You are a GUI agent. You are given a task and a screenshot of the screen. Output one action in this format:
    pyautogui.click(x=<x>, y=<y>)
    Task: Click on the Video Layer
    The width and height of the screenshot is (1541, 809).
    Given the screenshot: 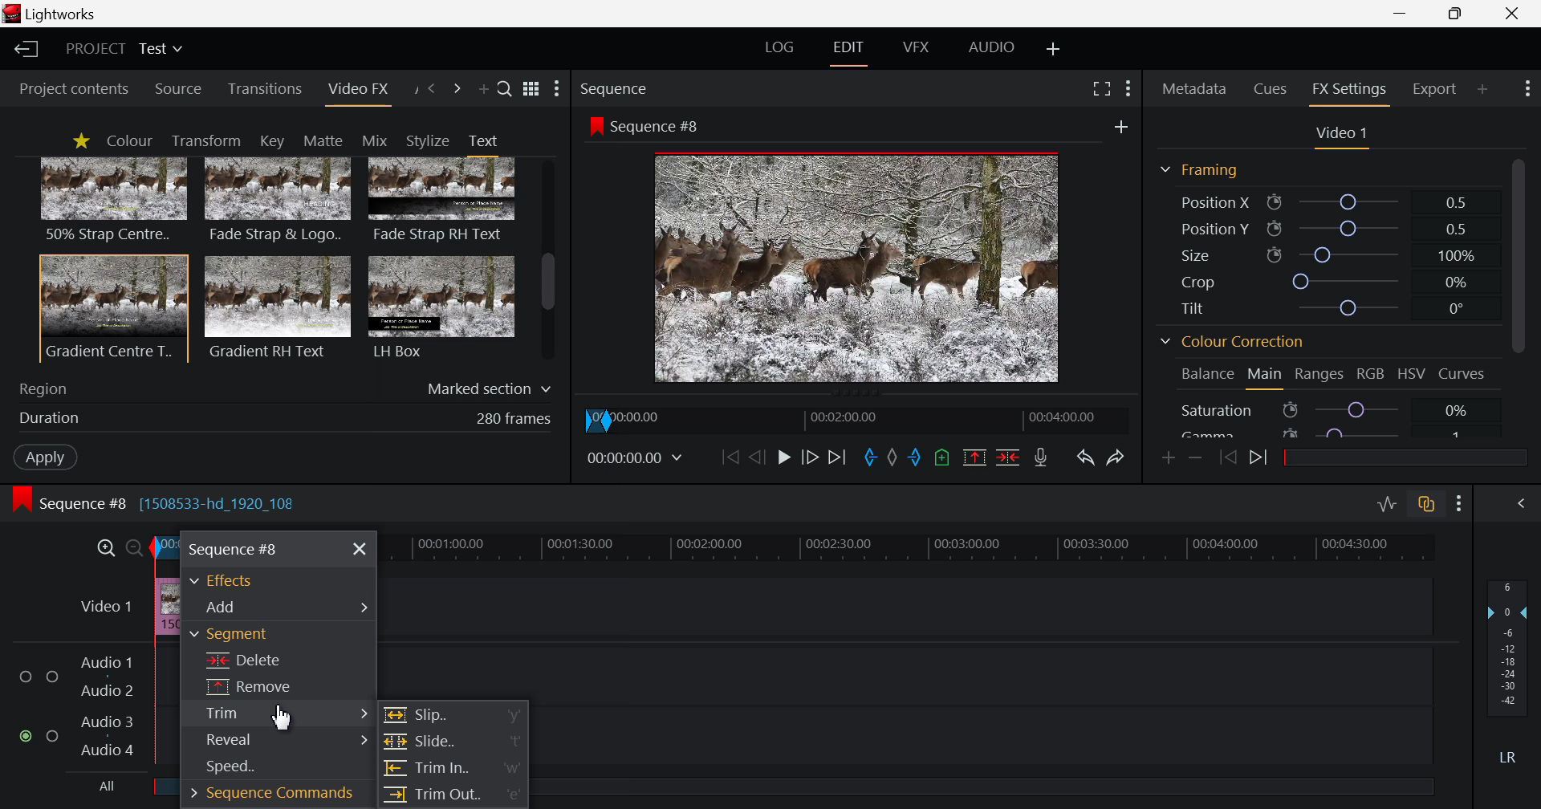 What is the action you would take?
    pyautogui.click(x=104, y=604)
    